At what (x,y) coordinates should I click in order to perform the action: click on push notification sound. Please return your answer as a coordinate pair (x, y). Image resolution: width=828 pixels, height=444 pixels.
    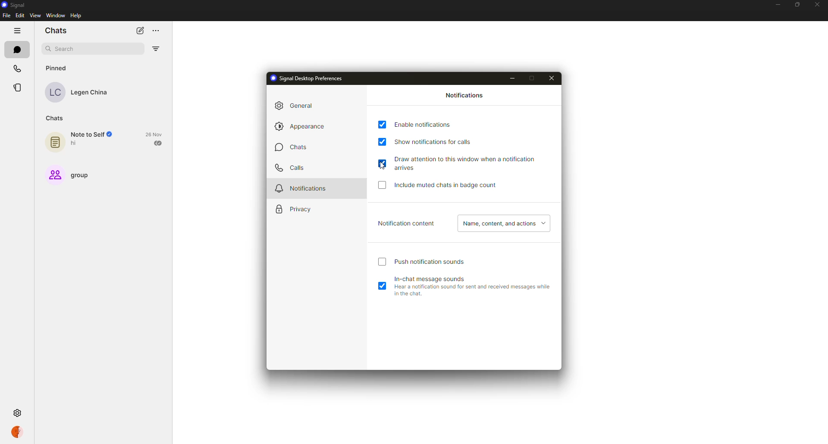
    Looking at the image, I should click on (431, 262).